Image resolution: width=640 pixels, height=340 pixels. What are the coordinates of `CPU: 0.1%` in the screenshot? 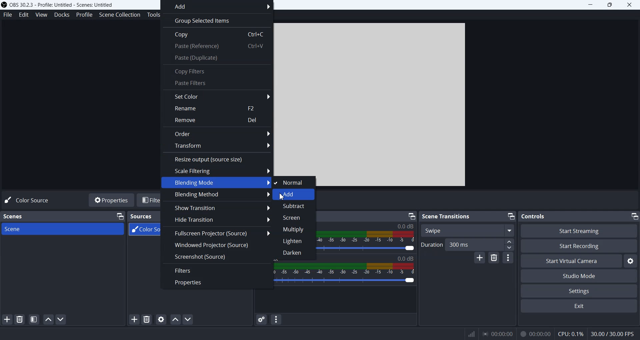 It's located at (568, 333).